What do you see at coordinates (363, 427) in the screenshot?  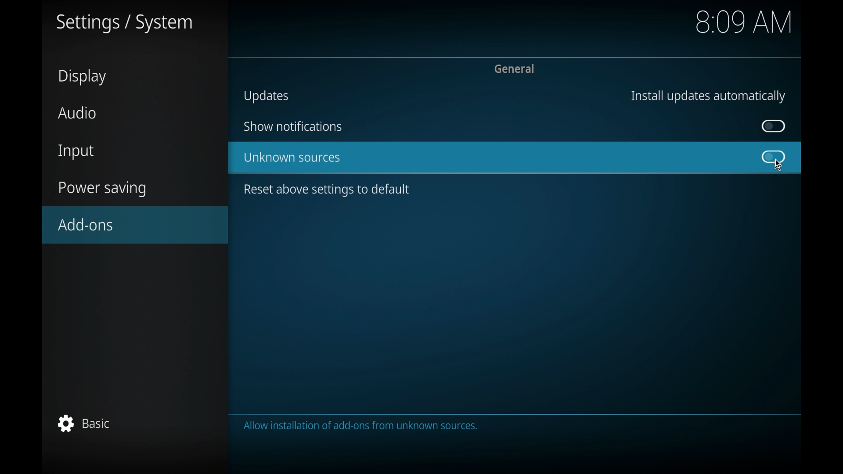 I see `this category contains settings for the add-on system` at bounding box center [363, 427].